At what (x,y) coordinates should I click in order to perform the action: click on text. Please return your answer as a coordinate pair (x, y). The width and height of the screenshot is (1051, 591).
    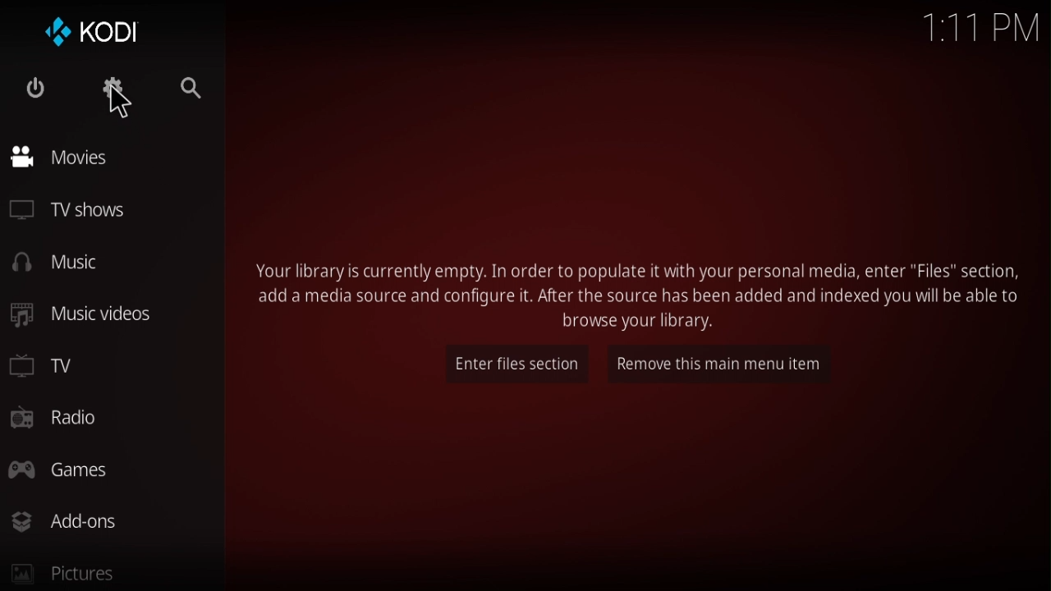
    Looking at the image, I should click on (640, 293).